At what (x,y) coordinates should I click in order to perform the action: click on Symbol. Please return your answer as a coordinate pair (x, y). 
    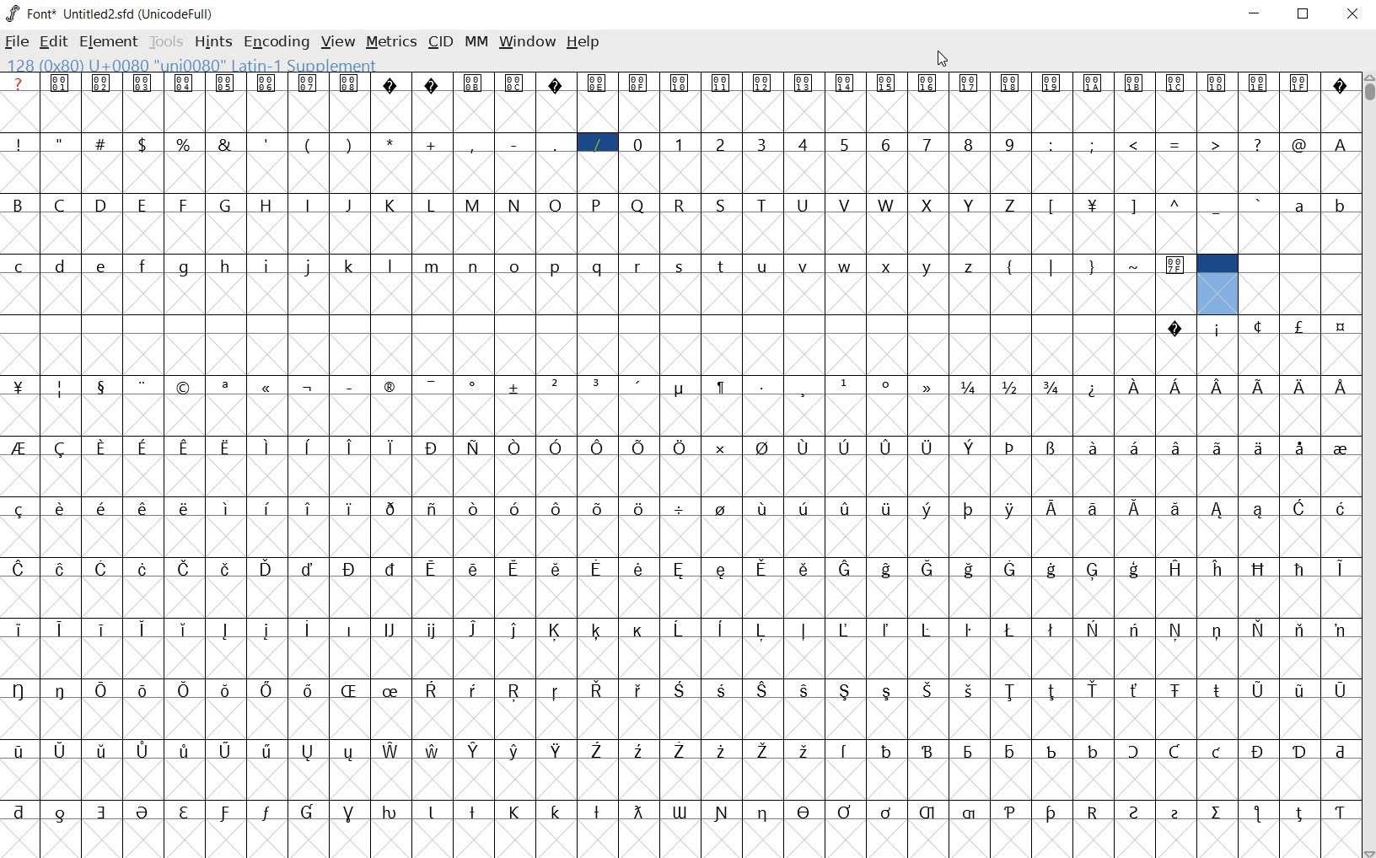
    Looking at the image, I should click on (680, 630).